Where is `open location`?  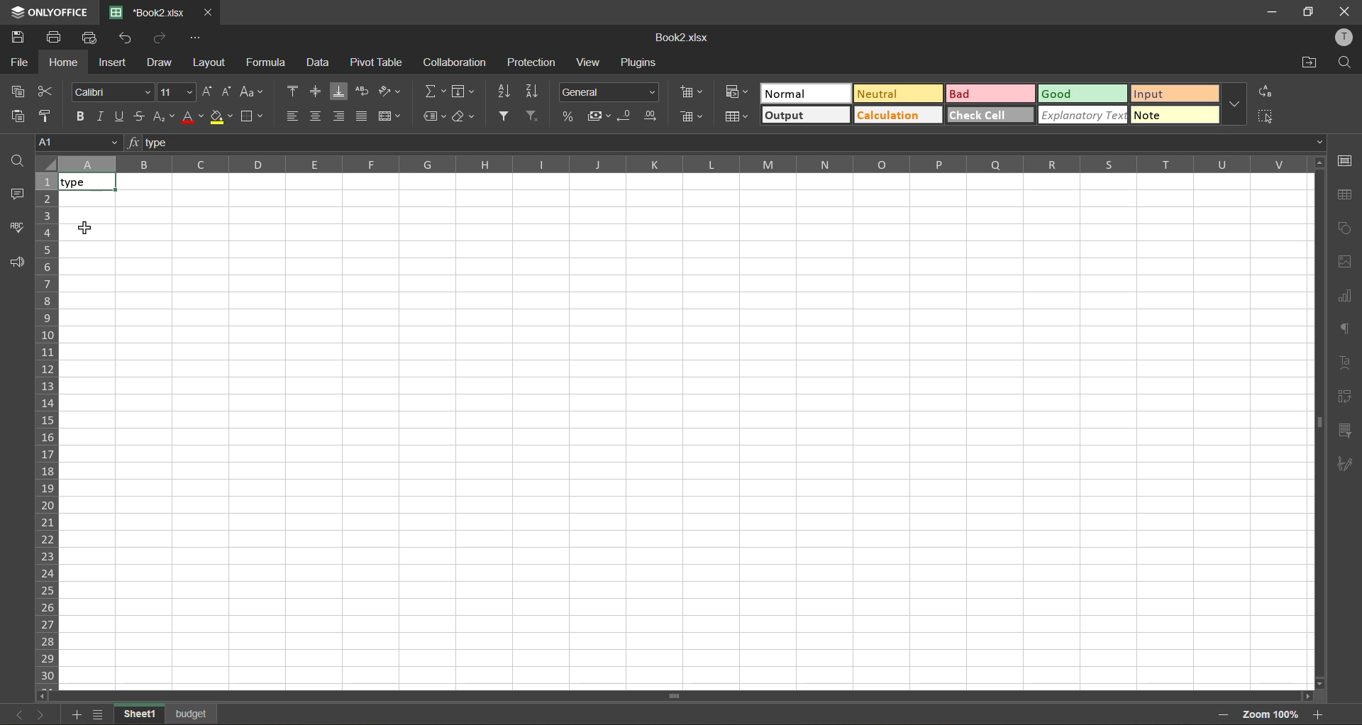 open location is located at coordinates (1311, 62).